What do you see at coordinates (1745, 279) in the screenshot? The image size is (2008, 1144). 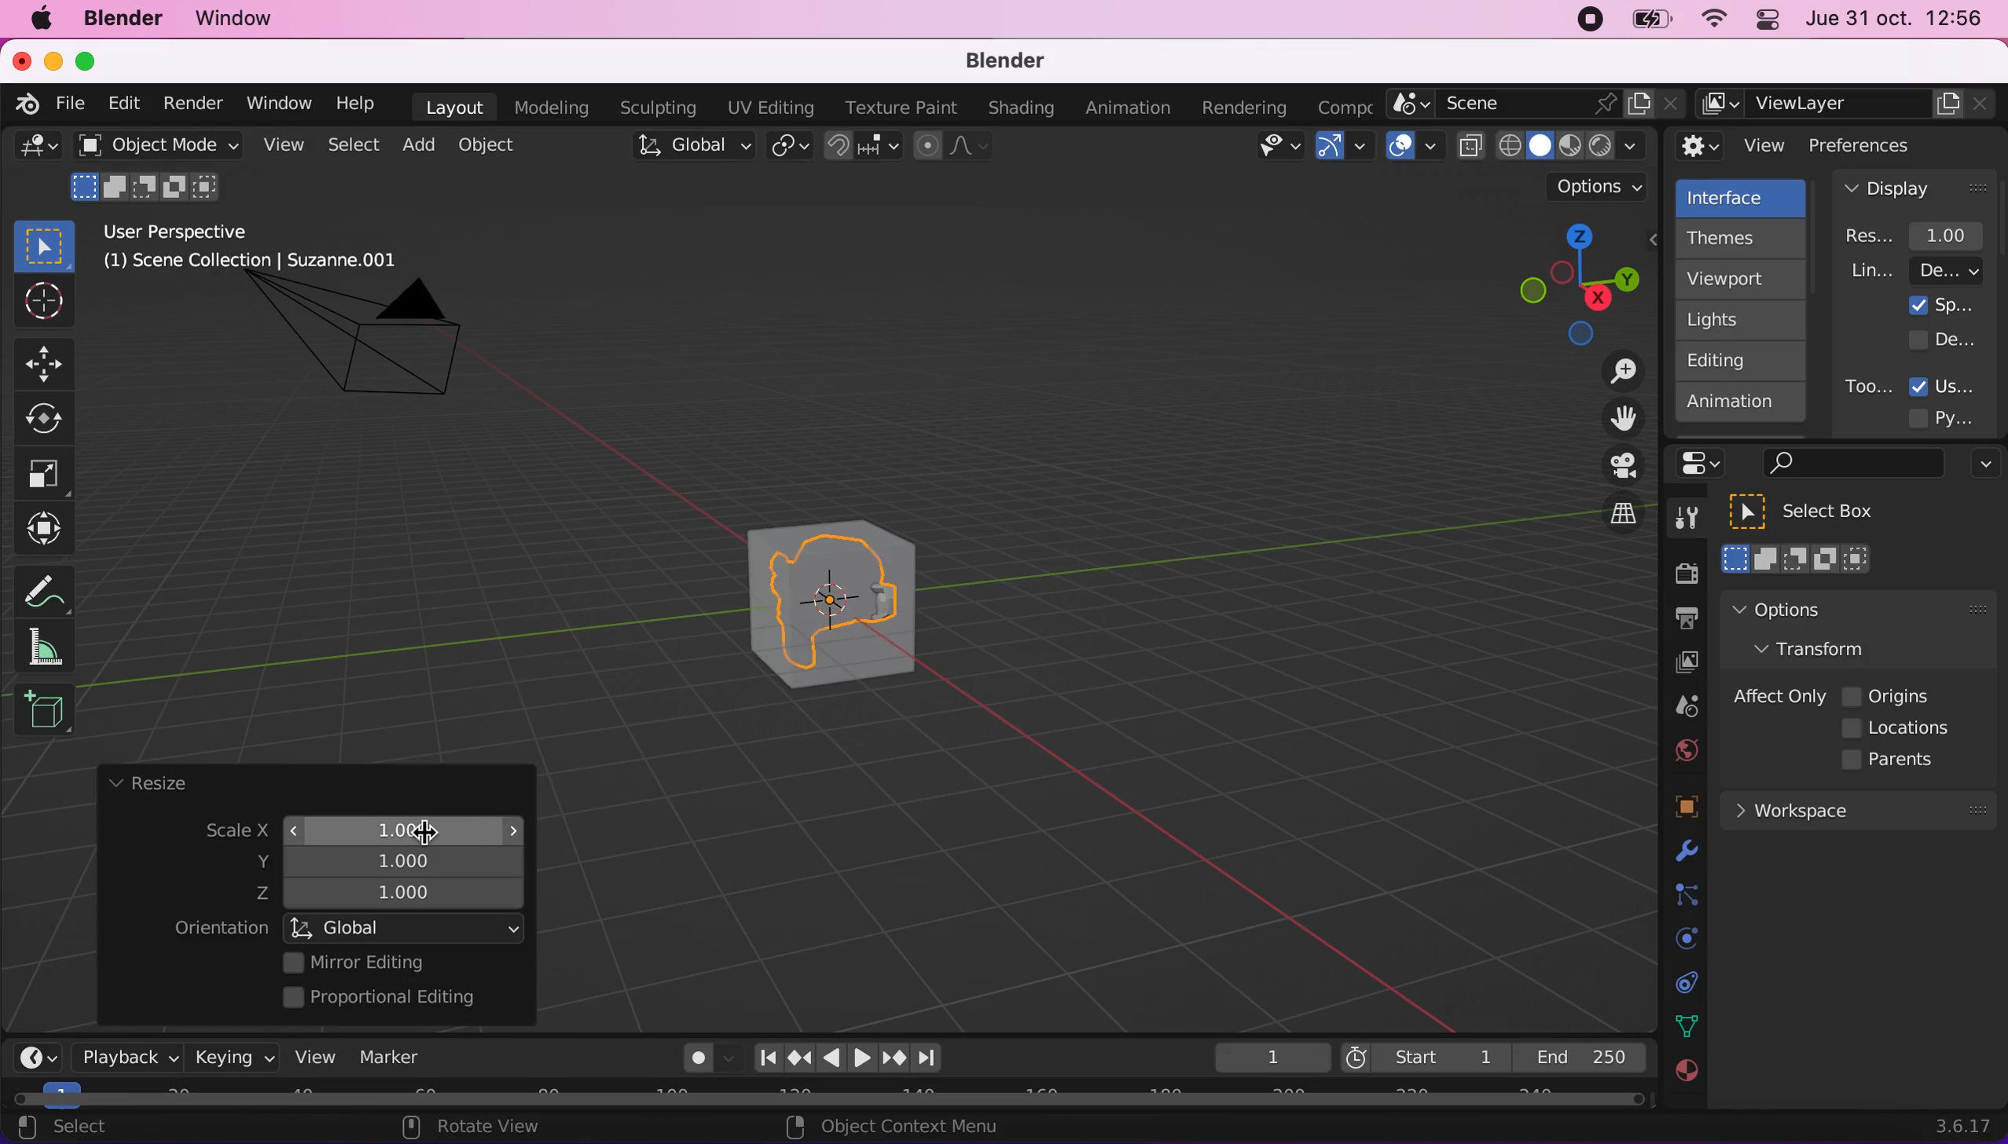 I see `viewport` at bounding box center [1745, 279].